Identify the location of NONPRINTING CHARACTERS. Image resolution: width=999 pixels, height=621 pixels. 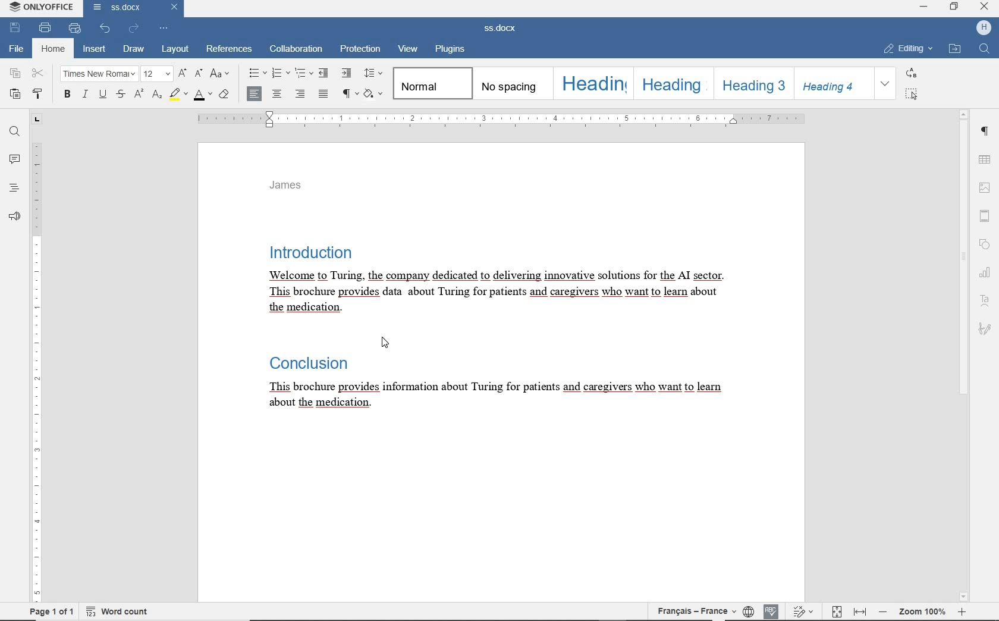
(348, 94).